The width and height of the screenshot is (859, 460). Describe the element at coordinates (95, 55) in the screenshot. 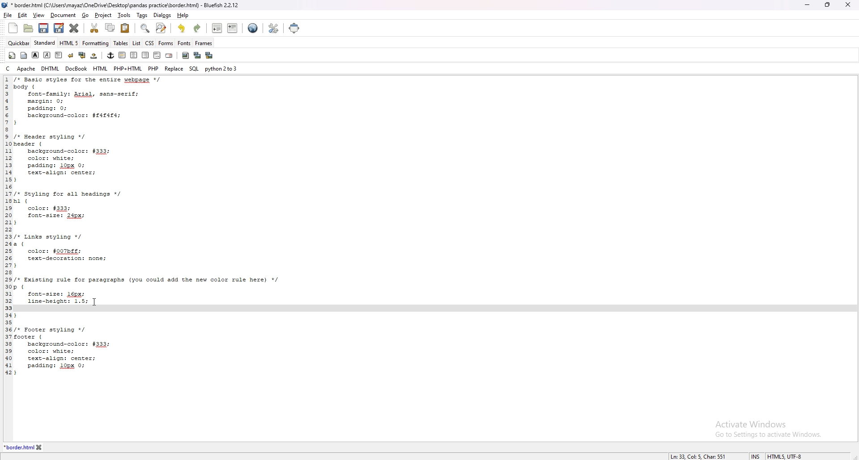

I see `non breaking space` at that location.